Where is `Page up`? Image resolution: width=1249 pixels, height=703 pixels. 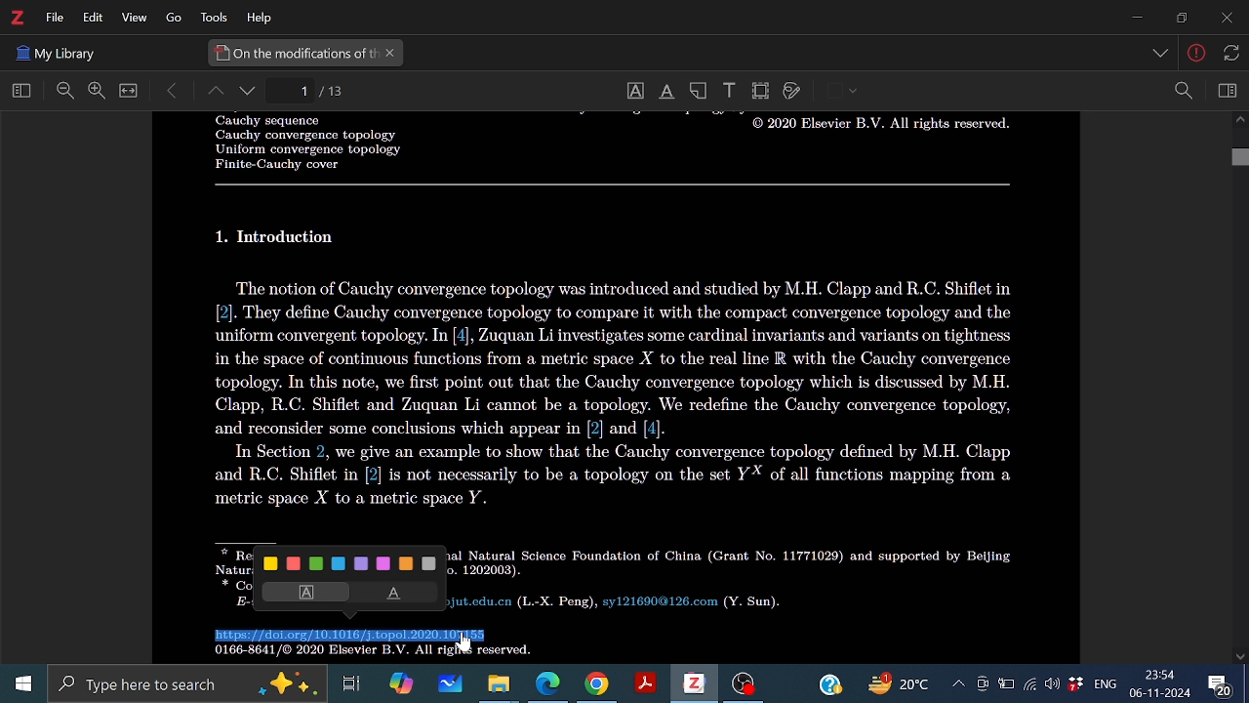
Page up is located at coordinates (214, 93).